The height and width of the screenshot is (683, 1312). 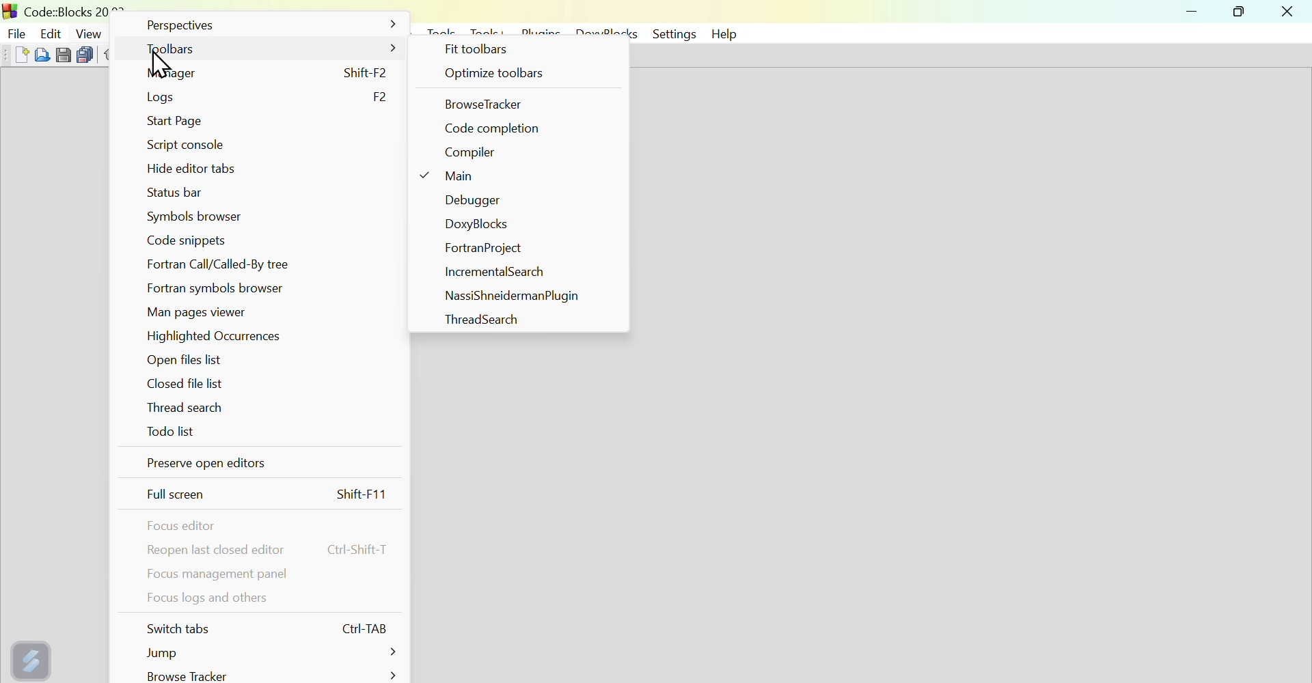 What do you see at coordinates (85, 53) in the screenshot?
I see `Save multiple` at bounding box center [85, 53].